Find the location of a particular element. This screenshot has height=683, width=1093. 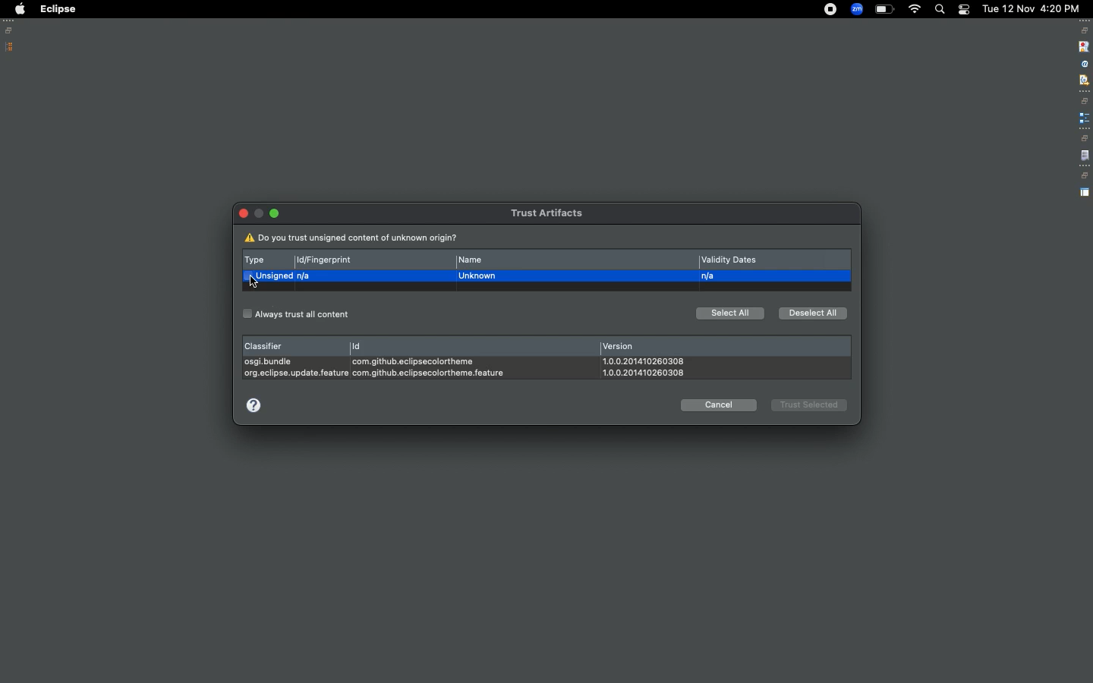

unknown is located at coordinates (480, 276).